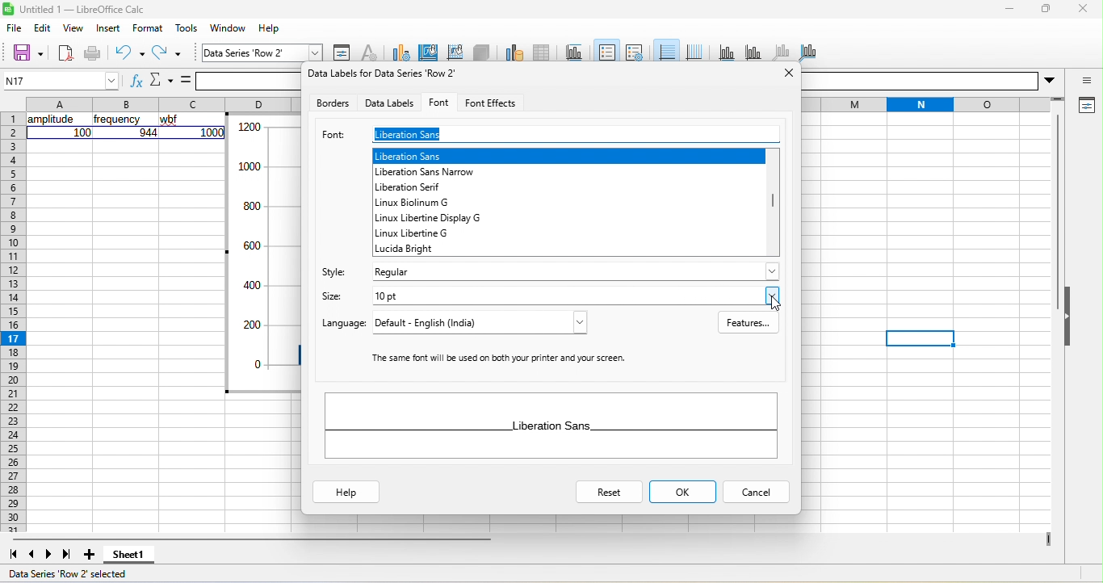 The height and width of the screenshot is (583, 1103). What do you see at coordinates (606, 50) in the screenshot?
I see `legend on/off` at bounding box center [606, 50].